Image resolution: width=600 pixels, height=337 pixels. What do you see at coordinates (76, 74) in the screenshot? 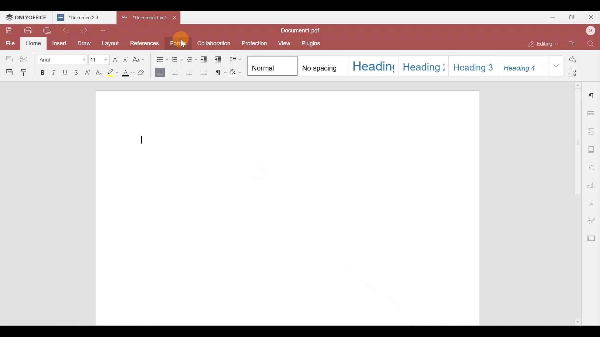
I see `Strikethrough` at bounding box center [76, 74].